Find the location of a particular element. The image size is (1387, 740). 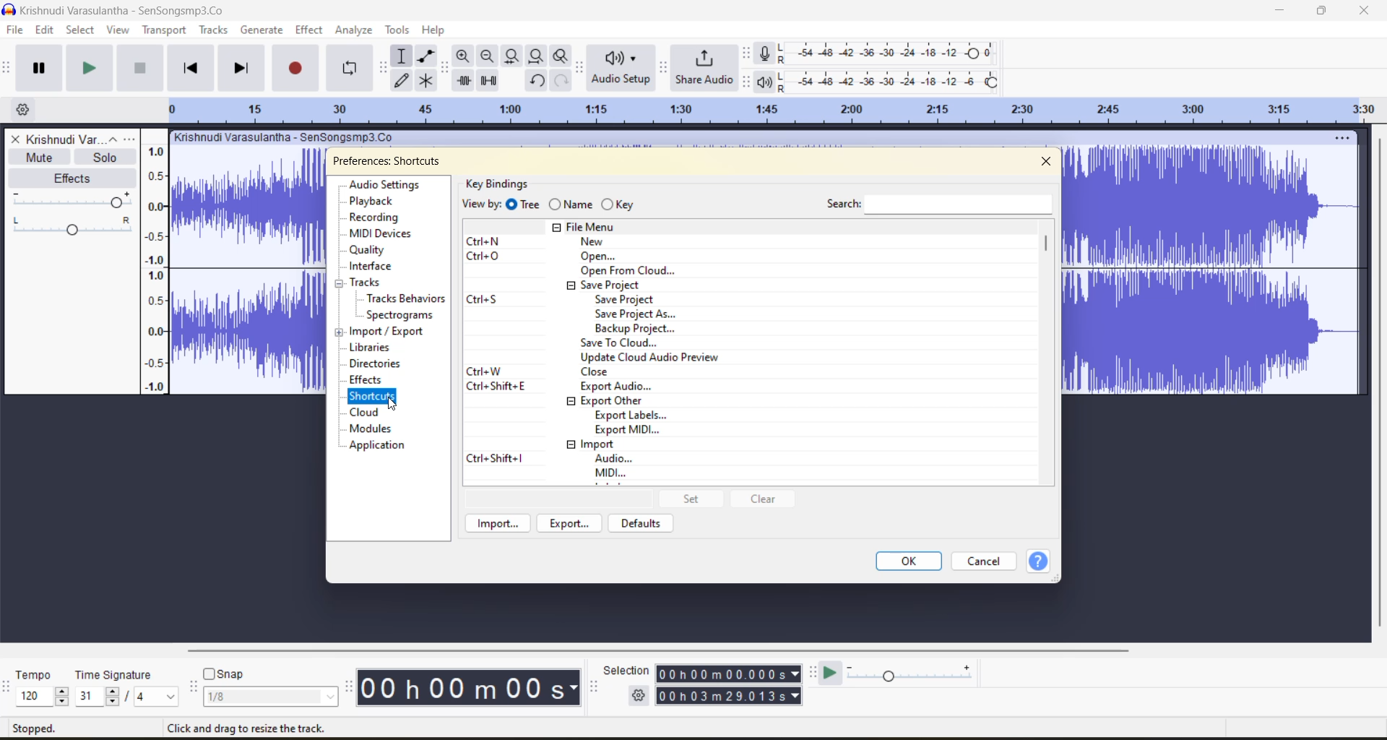

Close is located at coordinates (1044, 167).